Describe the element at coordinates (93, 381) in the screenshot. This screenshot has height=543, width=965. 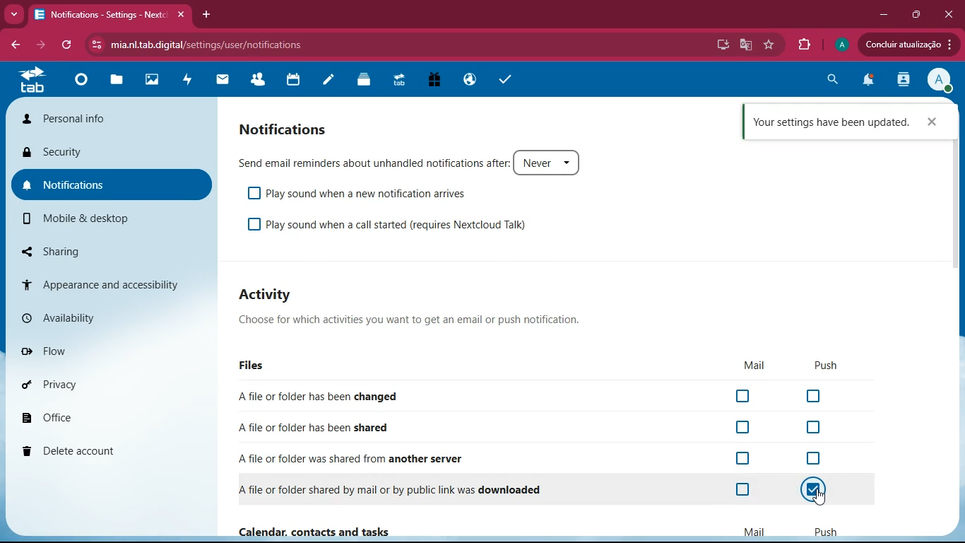
I see `privacy` at that location.